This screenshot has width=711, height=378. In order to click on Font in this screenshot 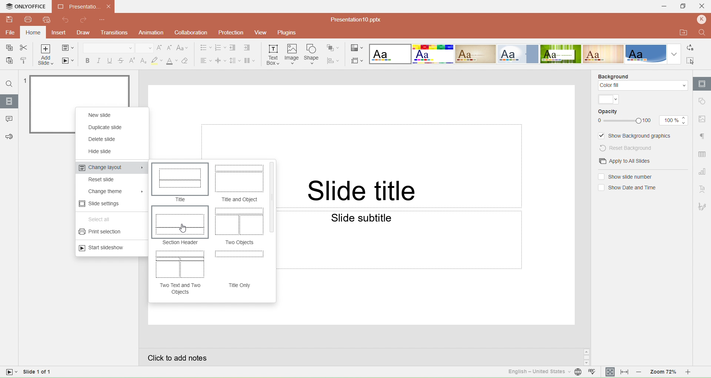, I will do `click(108, 47)`.